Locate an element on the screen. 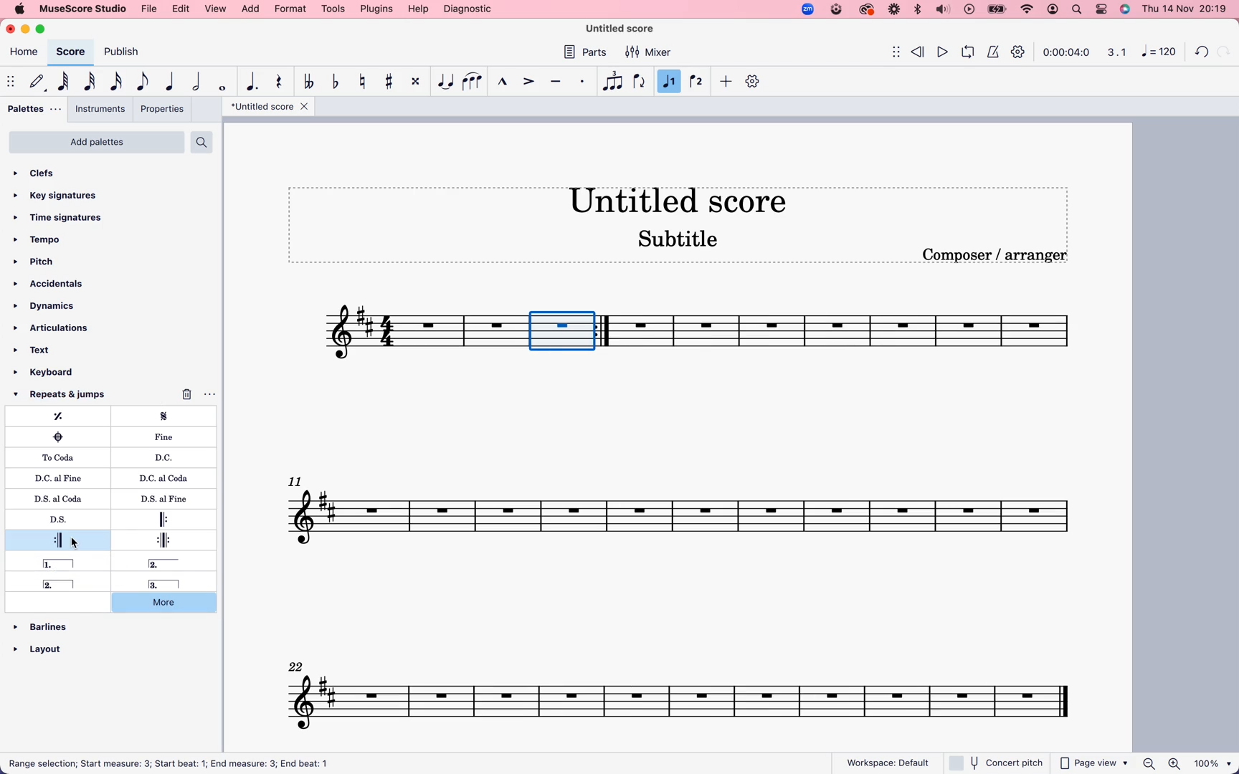 This screenshot has height=774, width=1239. settings is located at coordinates (1101, 9).